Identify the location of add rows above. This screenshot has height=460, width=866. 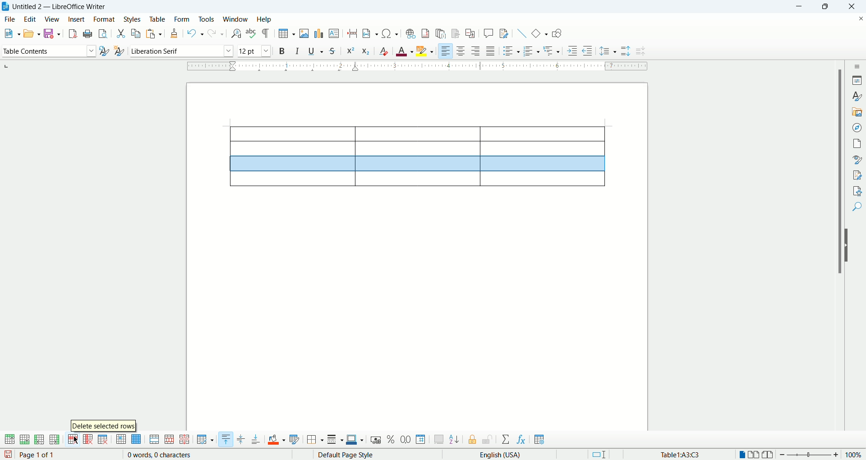
(9, 440).